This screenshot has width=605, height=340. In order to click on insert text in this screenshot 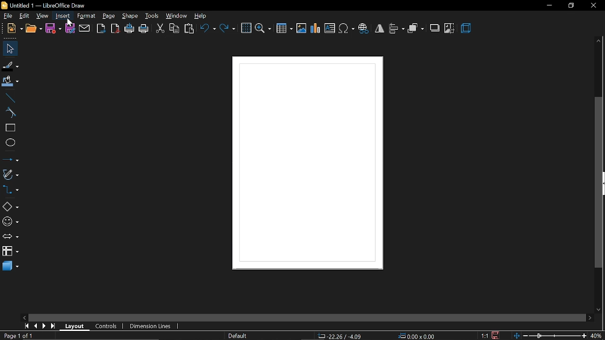, I will do `click(330, 28)`.